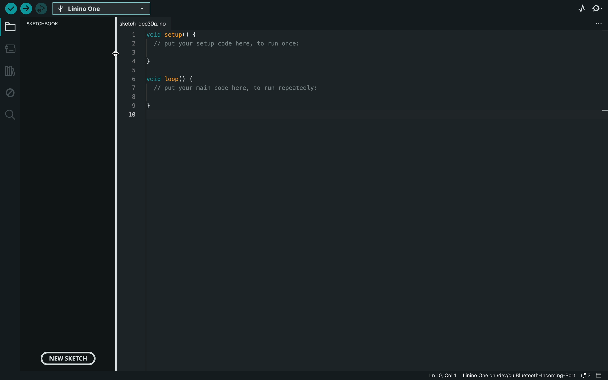  Describe the element at coordinates (26, 9) in the screenshot. I see `VERIFY` at that location.